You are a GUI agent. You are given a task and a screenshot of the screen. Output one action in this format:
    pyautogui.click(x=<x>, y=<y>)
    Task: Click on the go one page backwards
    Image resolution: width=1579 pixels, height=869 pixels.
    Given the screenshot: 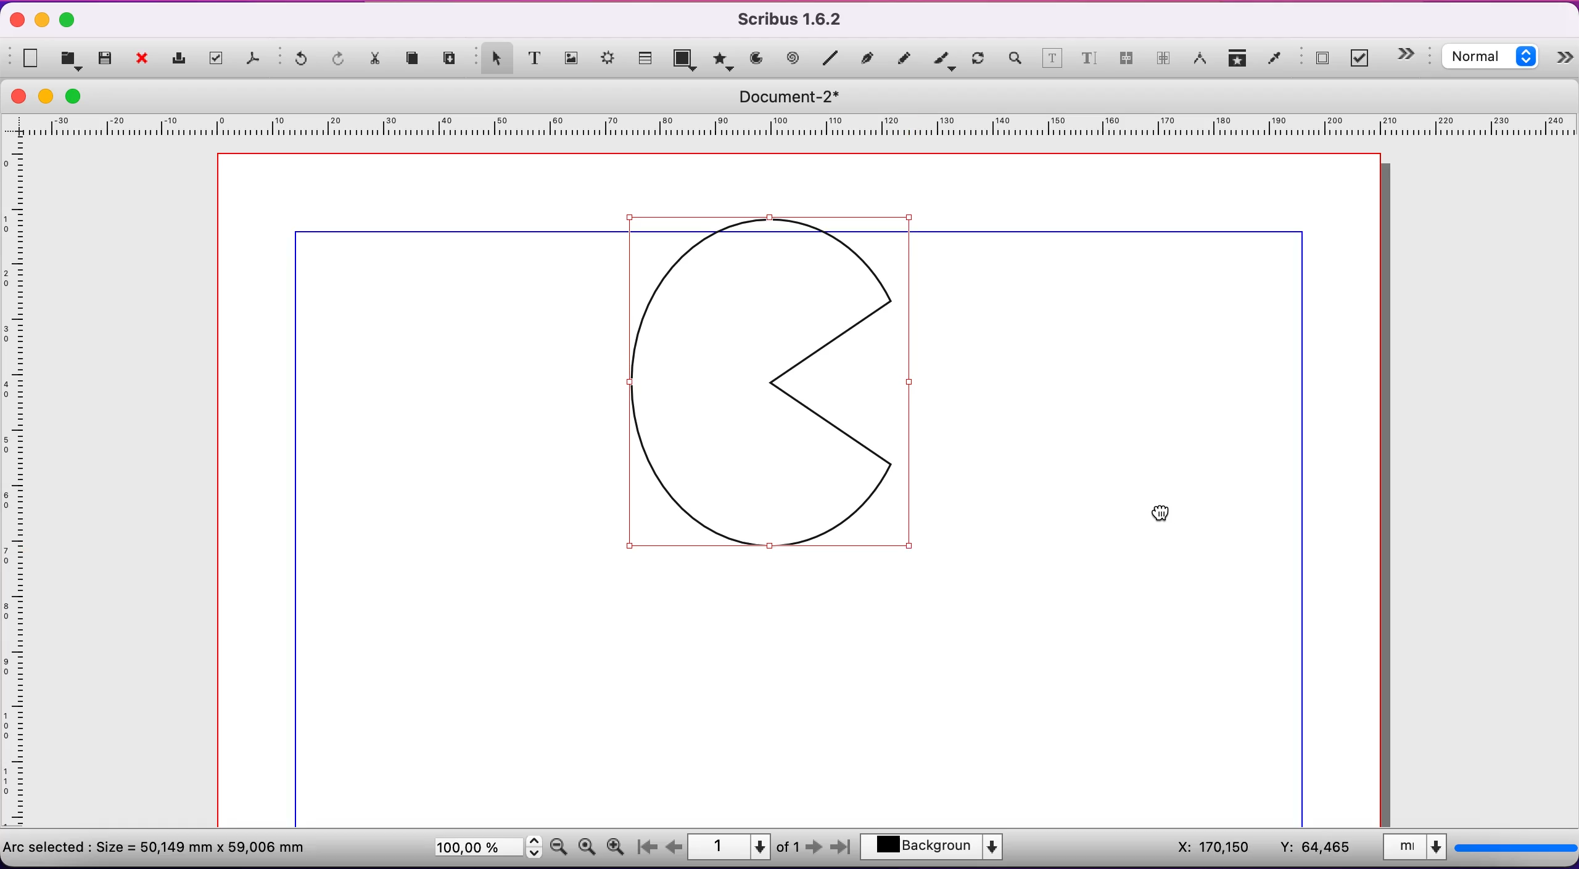 What is the action you would take?
    pyautogui.click(x=674, y=847)
    